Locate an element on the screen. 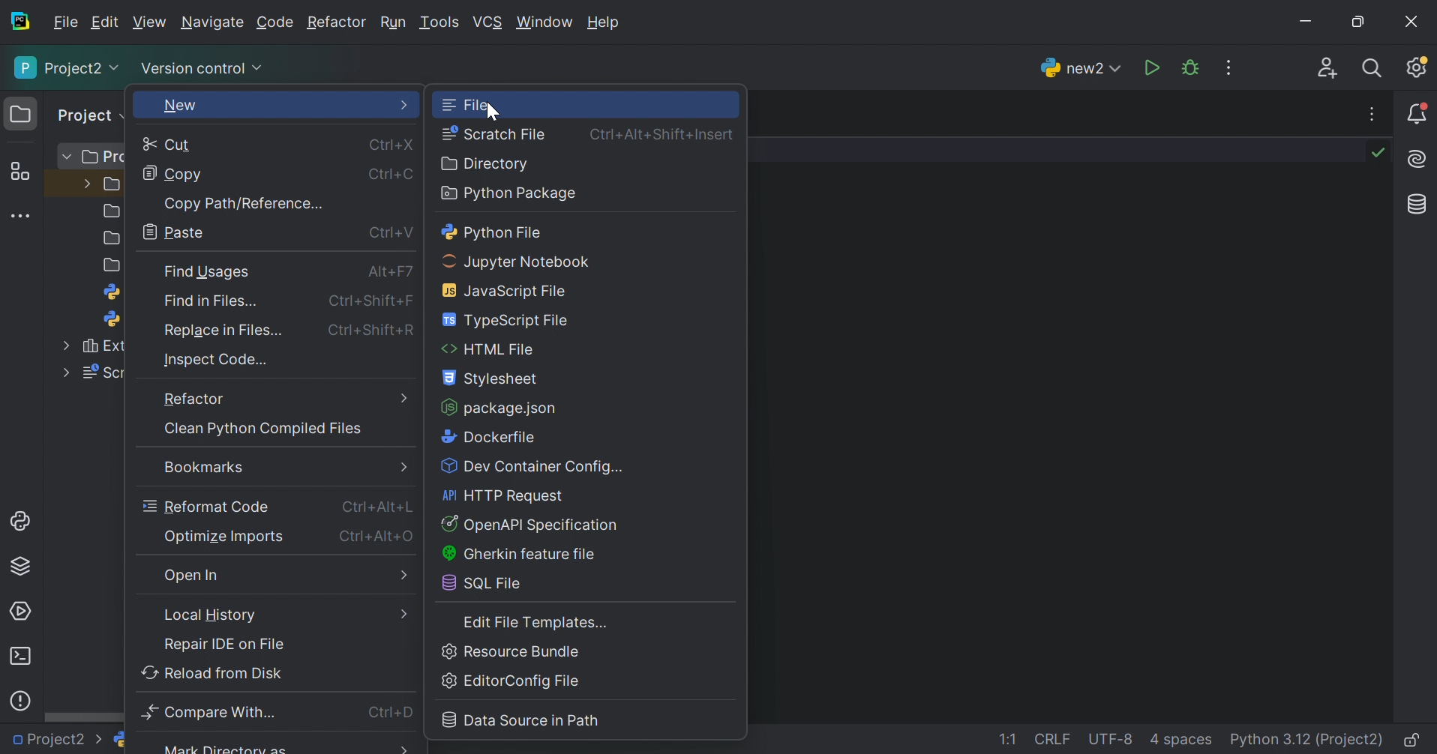 Image resolution: width=1437 pixels, height=754 pixels. Ctrl+D is located at coordinates (393, 714).